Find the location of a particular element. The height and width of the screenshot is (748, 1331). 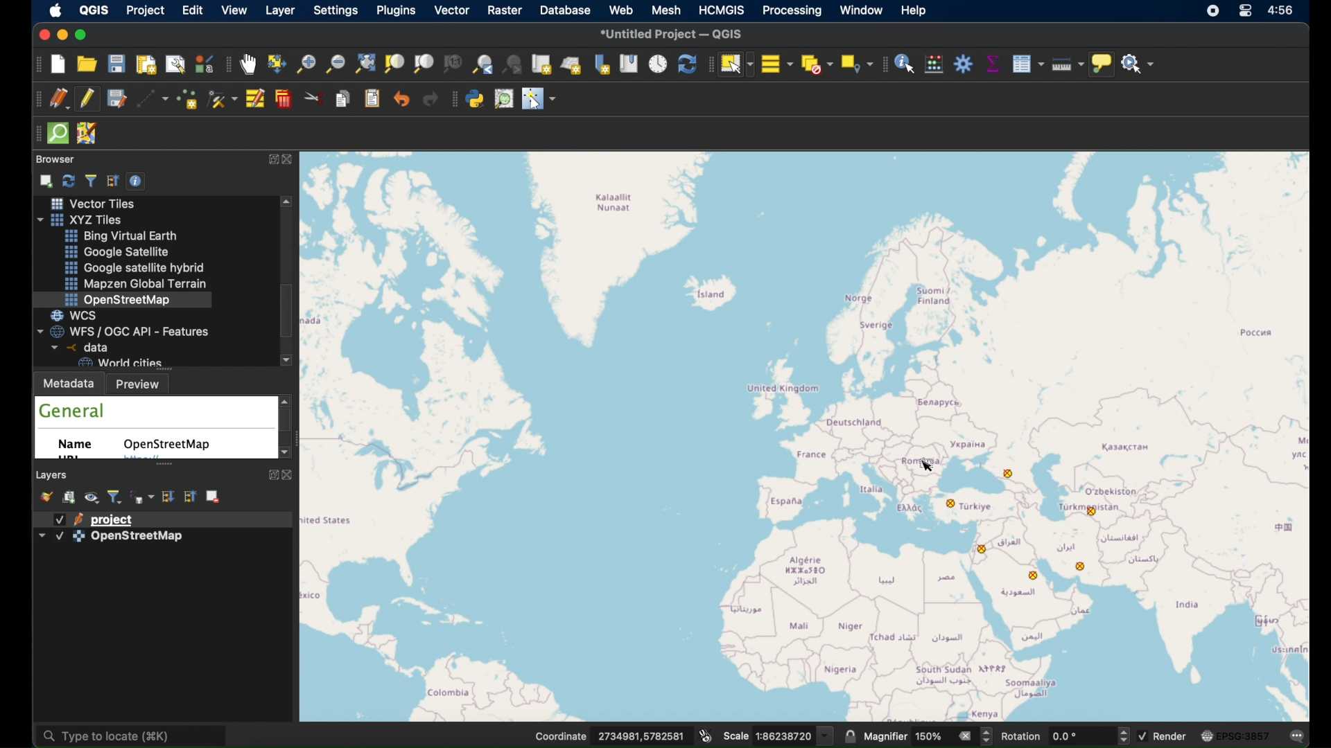

plugins toolbar is located at coordinates (452, 100).